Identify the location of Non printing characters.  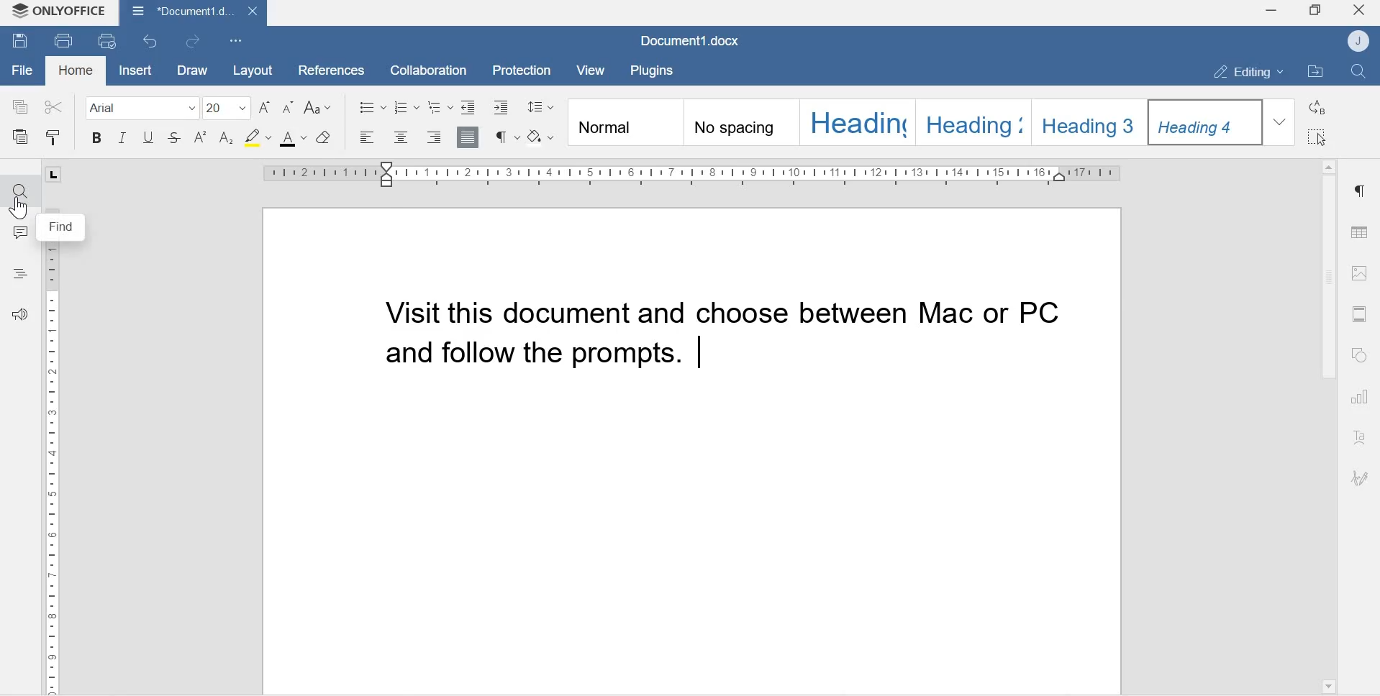
(506, 137).